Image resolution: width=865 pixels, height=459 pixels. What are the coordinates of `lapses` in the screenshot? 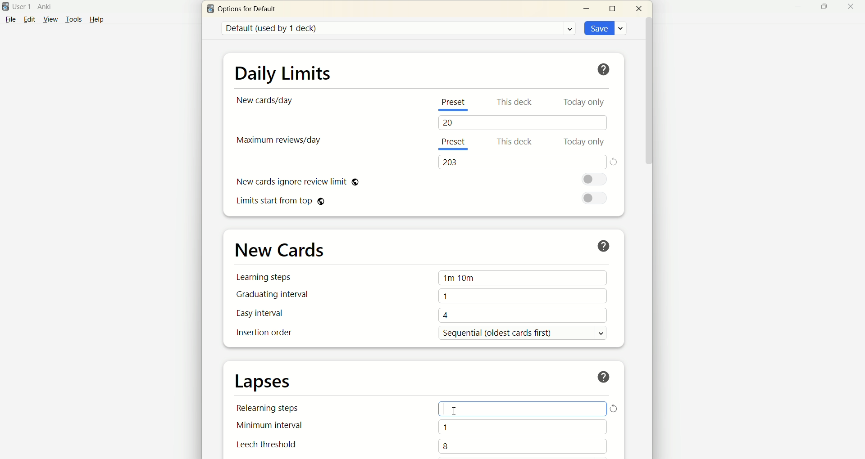 It's located at (264, 382).